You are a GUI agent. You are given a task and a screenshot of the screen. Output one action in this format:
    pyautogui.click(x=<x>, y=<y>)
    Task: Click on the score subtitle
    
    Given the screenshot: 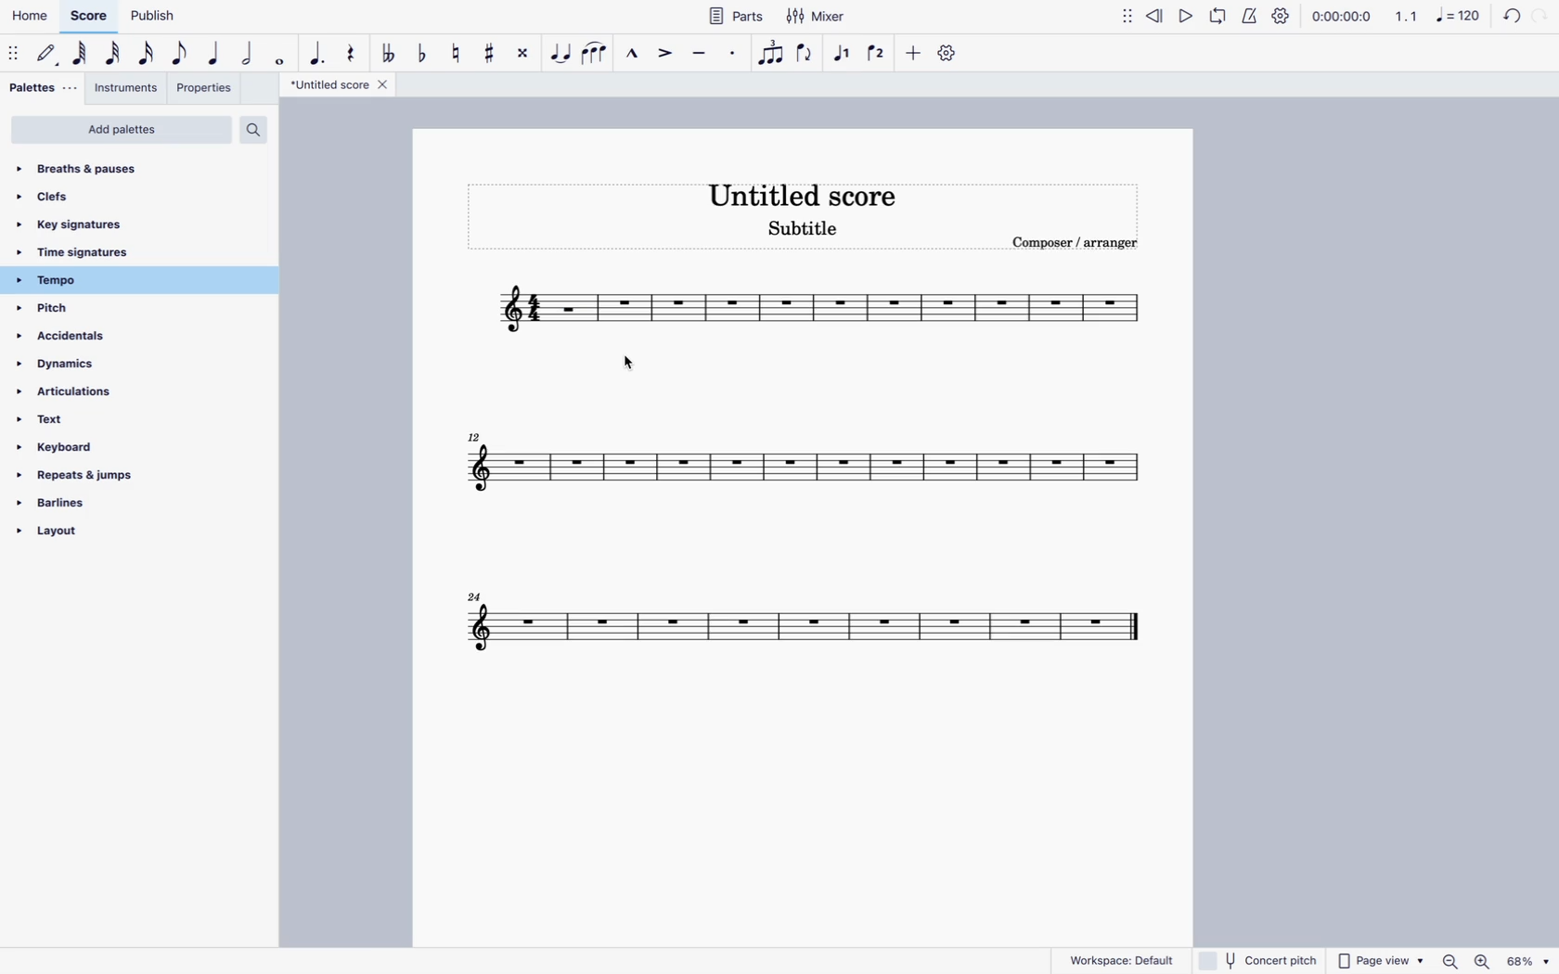 What is the action you would take?
    pyautogui.click(x=803, y=231)
    